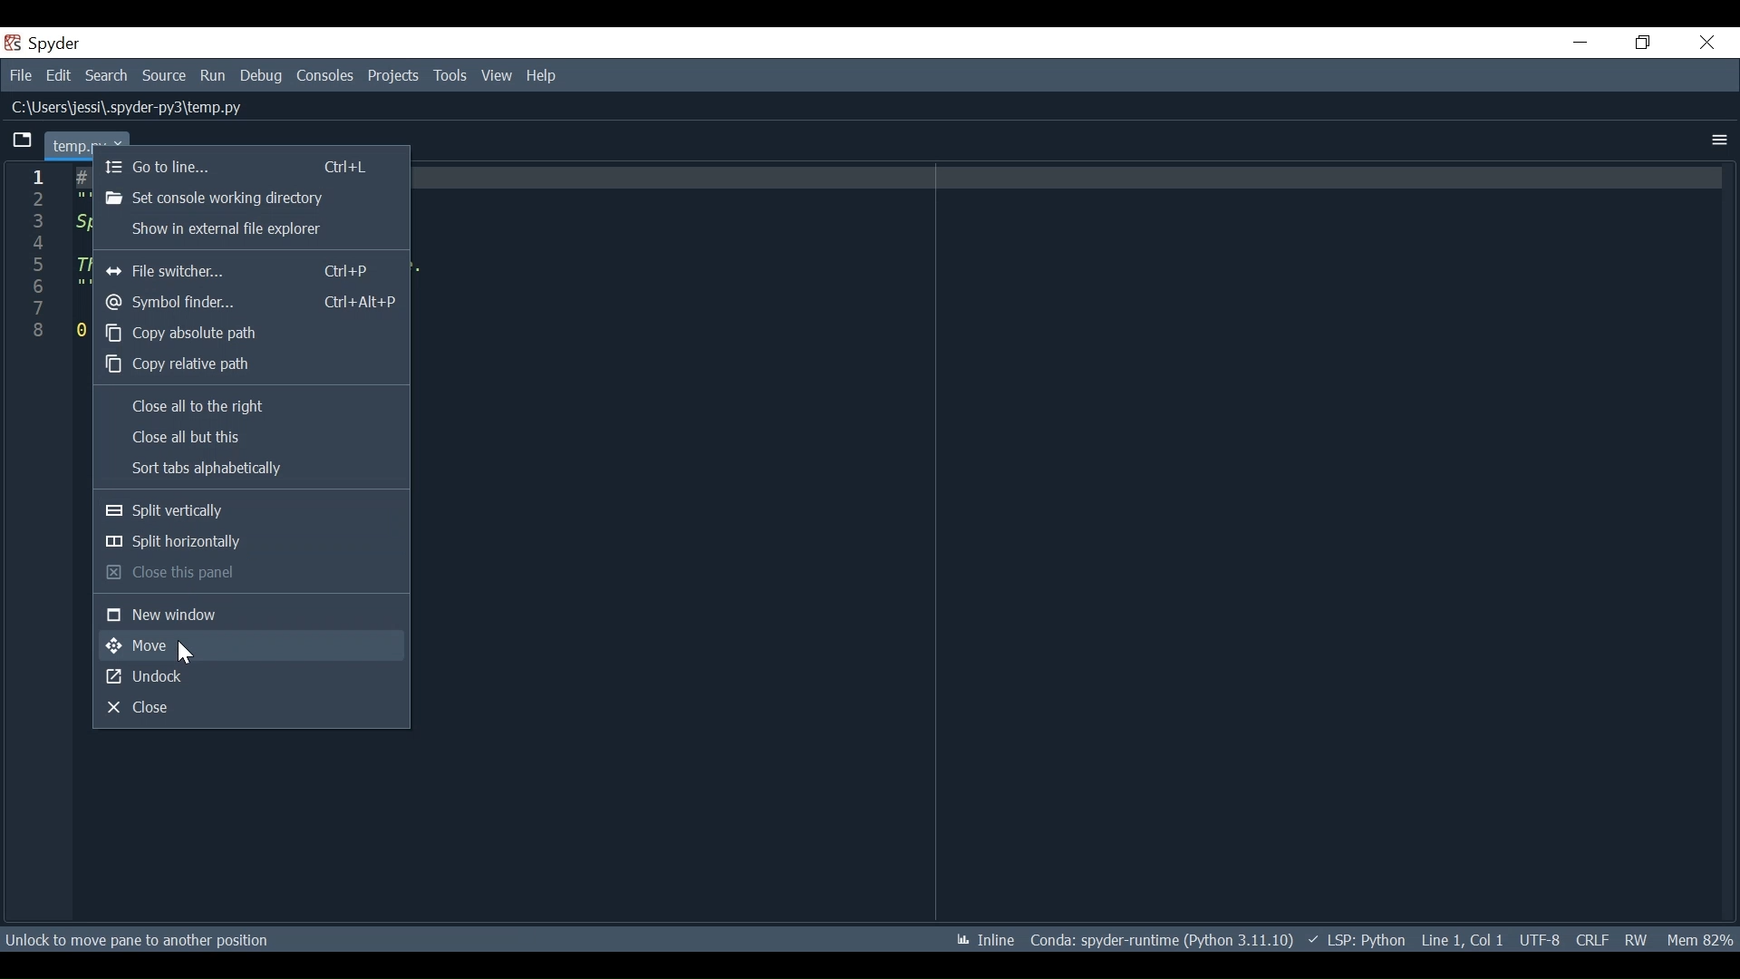 The width and height of the screenshot is (1740, 979). Describe the element at coordinates (1590, 941) in the screenshot. I see `File EQL Status` at that location.